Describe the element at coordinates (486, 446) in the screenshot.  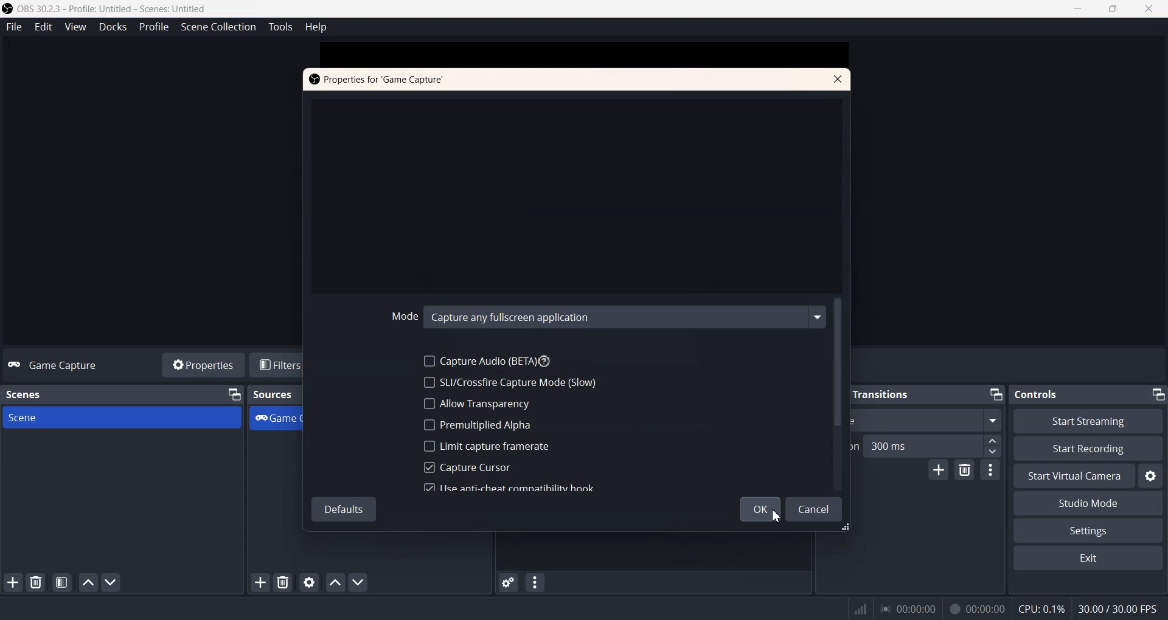
I see `Limit capture Framerate` at that location.